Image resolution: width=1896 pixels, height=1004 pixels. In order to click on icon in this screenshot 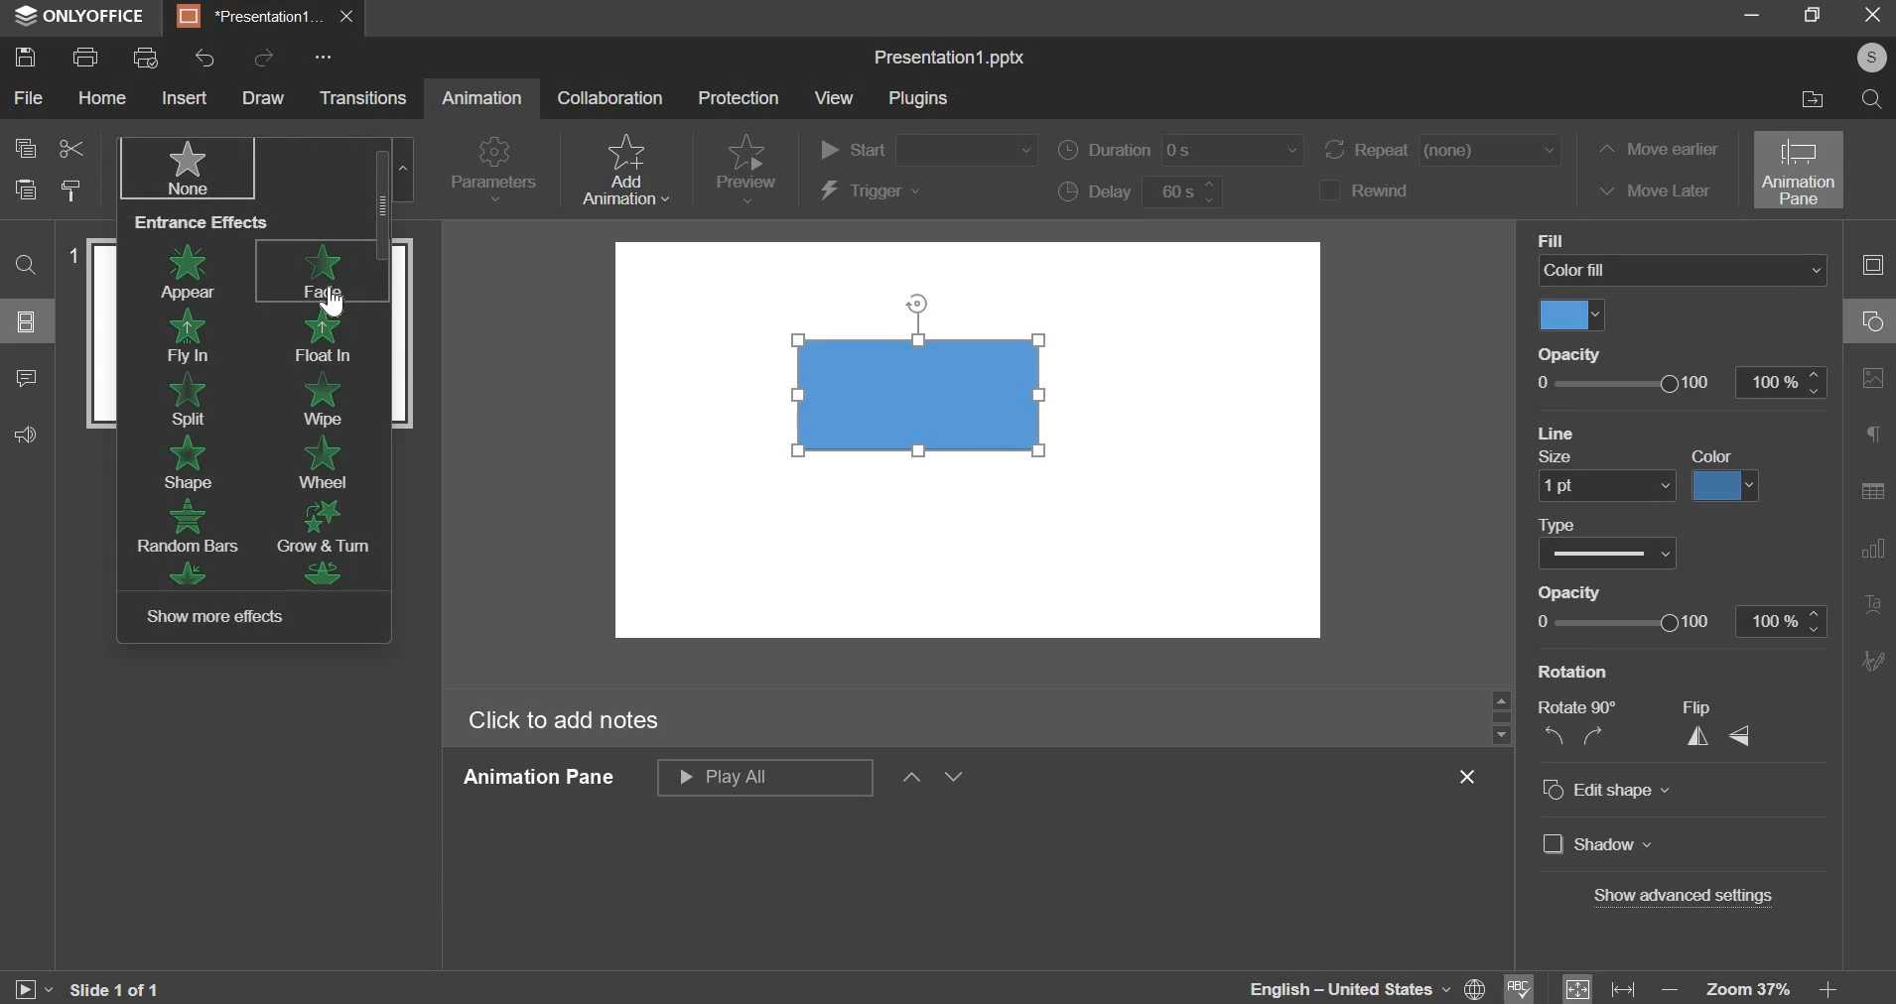, I will do `click(183, 573)`.